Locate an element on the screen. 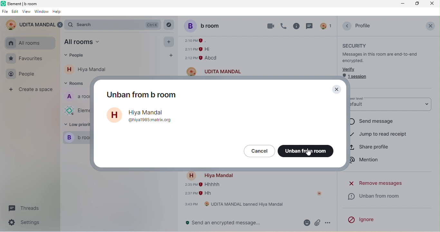 This screenshot has width=440, height=232. verify is located at coordinates (351, 69).